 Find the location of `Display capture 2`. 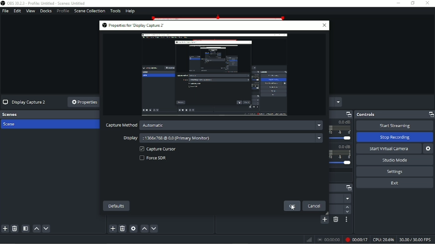

Display capture 2 is located at coordinates (24, 102).